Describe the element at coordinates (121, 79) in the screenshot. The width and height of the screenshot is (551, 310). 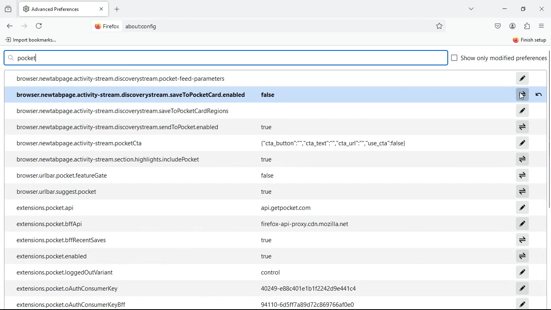
I see `browser.newtabpage.activity-stream.discoverystream.pocket-feed-parameters` at that location.